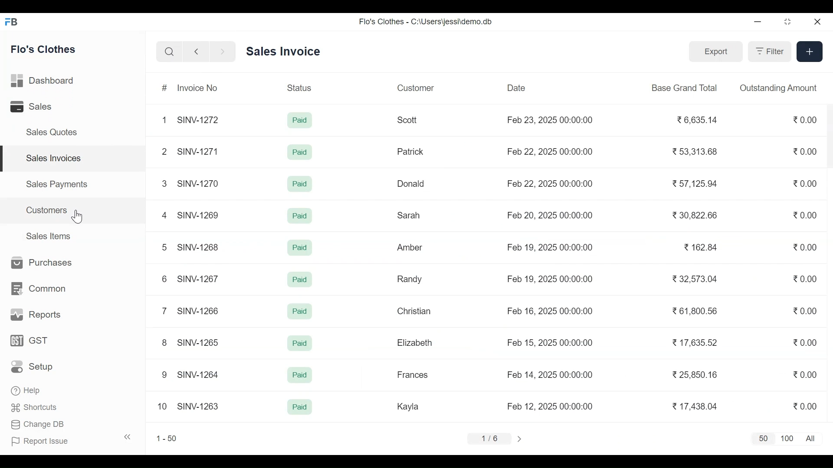 This screenshot has width=833, height=468. What do you see at coordinates (197, 87) in the screenshot?
I see `Invoice No` at bounding box center [197, 87].